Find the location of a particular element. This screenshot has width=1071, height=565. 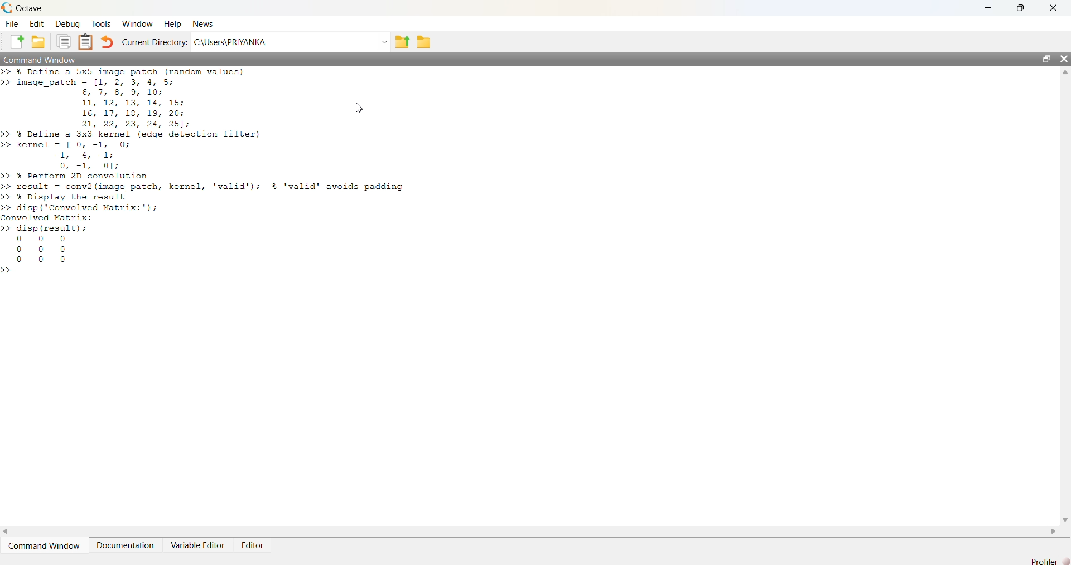

Maximize/Restore is located at coordinates (1043, 59).